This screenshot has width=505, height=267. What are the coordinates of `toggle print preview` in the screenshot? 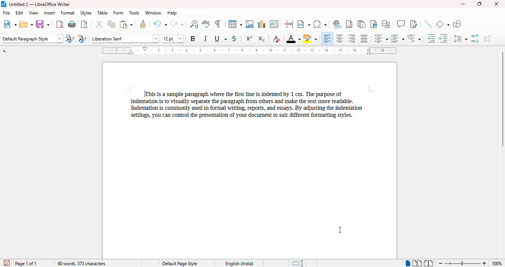 It's located at (84, 24).